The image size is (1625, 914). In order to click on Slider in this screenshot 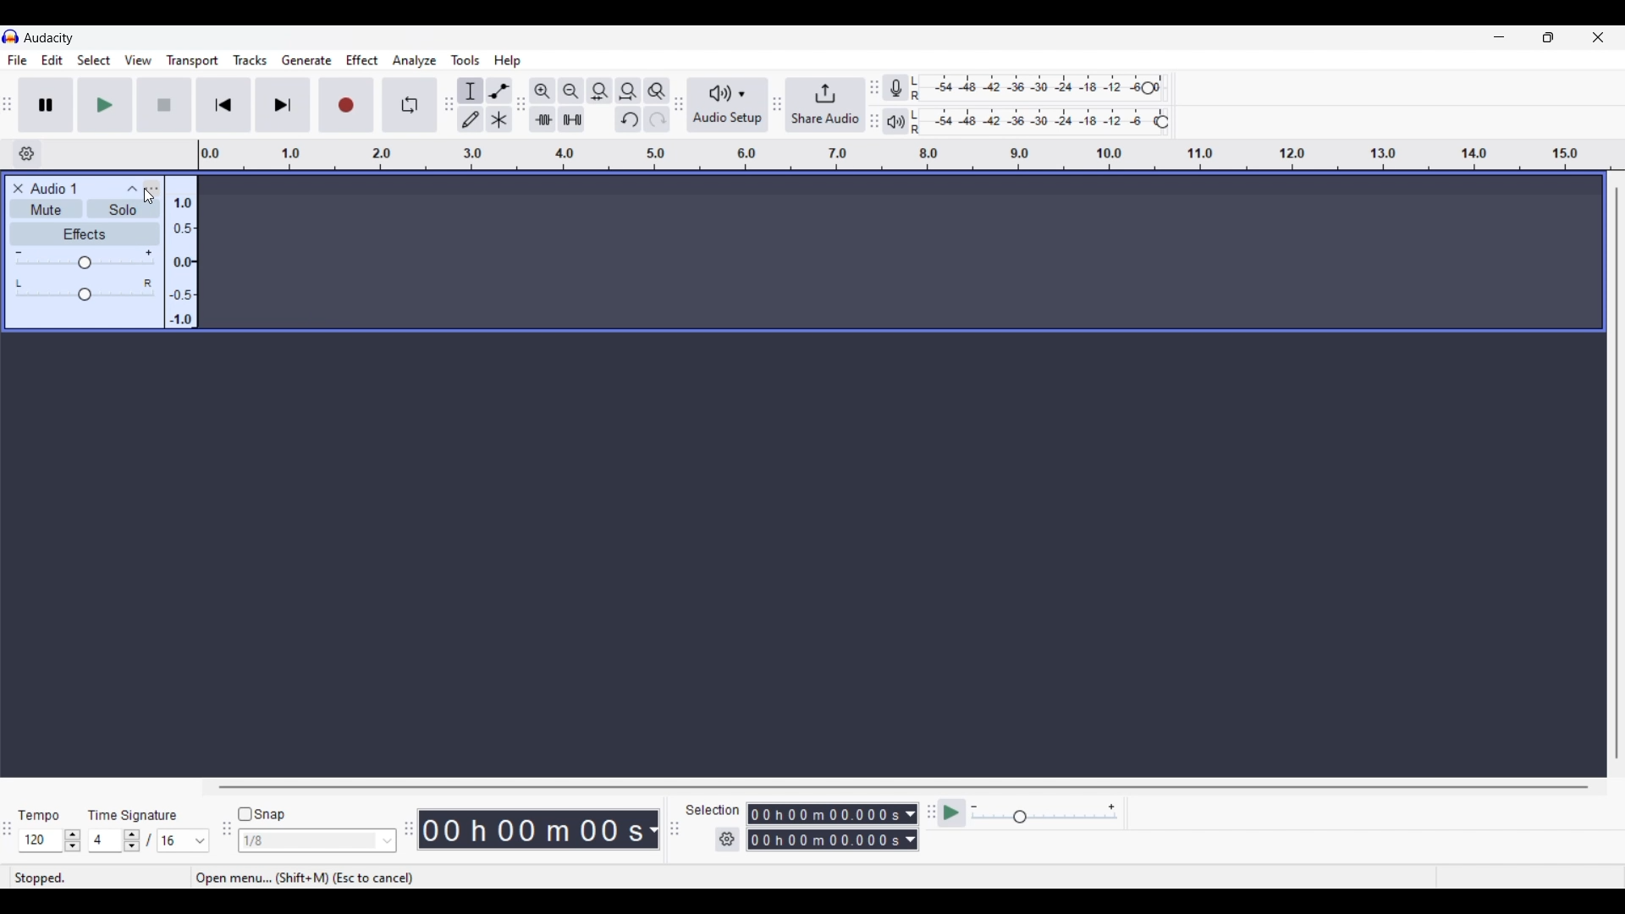, I will do `click(84, 264)`.